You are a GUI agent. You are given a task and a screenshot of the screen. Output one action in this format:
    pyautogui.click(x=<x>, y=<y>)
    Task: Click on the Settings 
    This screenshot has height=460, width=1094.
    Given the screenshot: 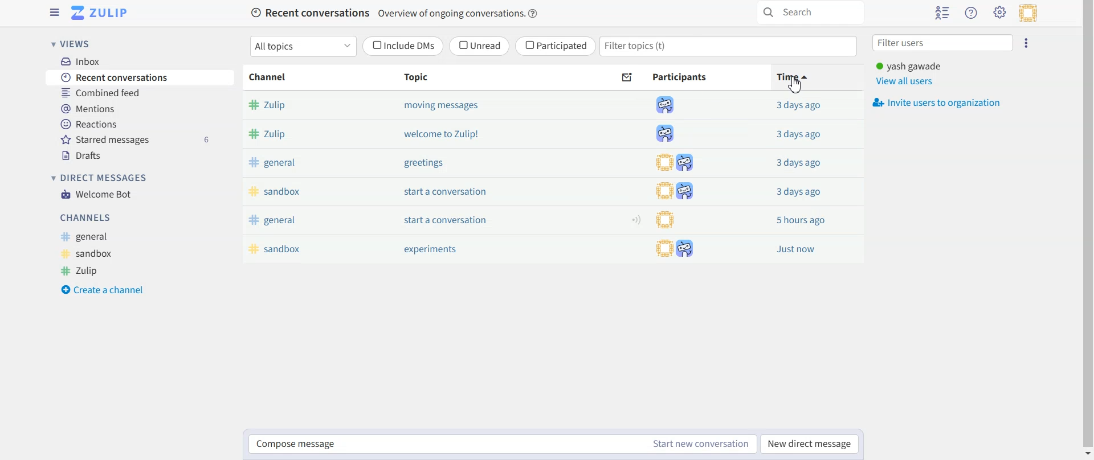 What is the action you would take?
    pyautogui.click(x=1000, y=12)
    